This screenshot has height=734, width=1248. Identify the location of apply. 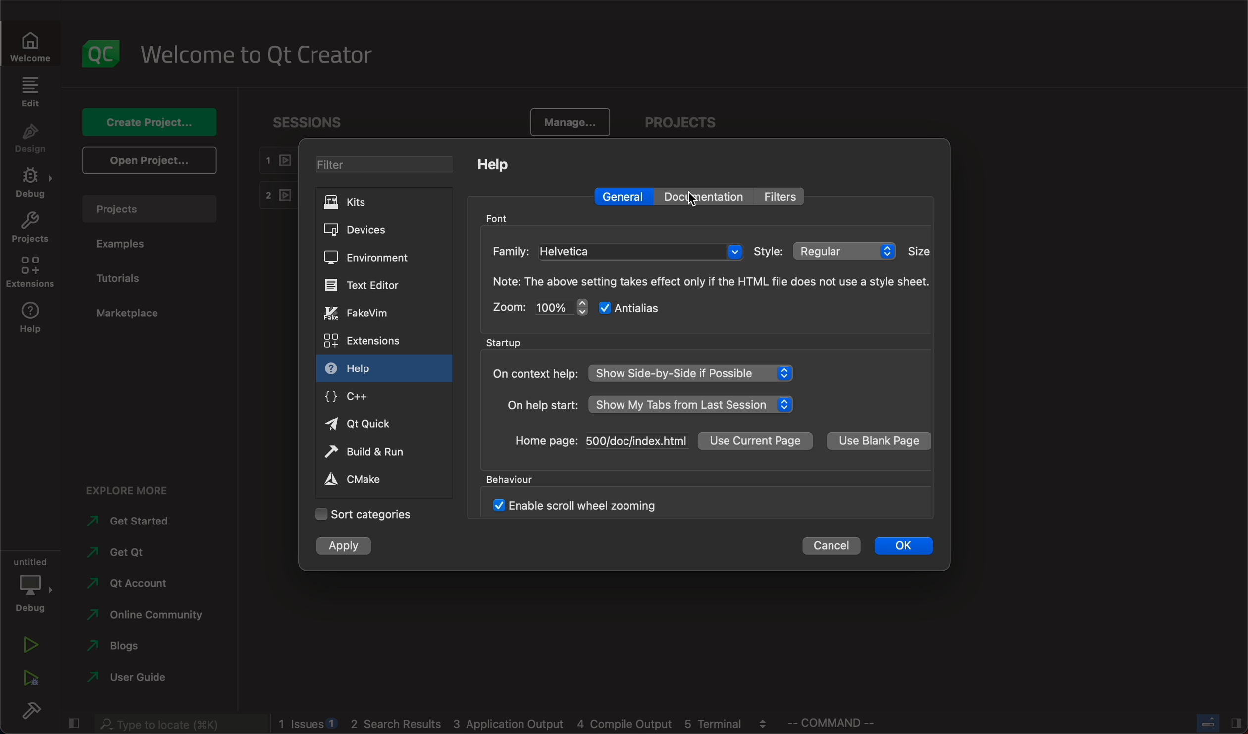
(348, 547).